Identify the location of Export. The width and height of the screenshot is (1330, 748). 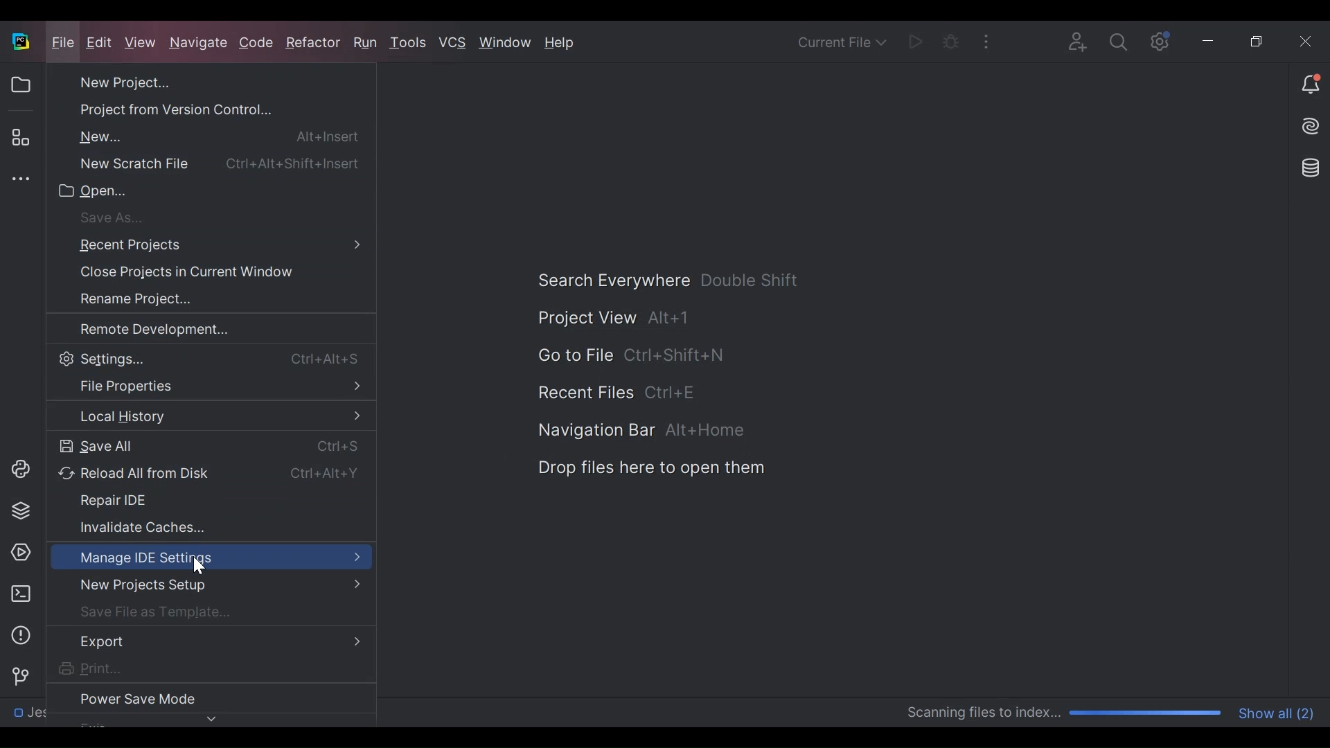
(209, 642).